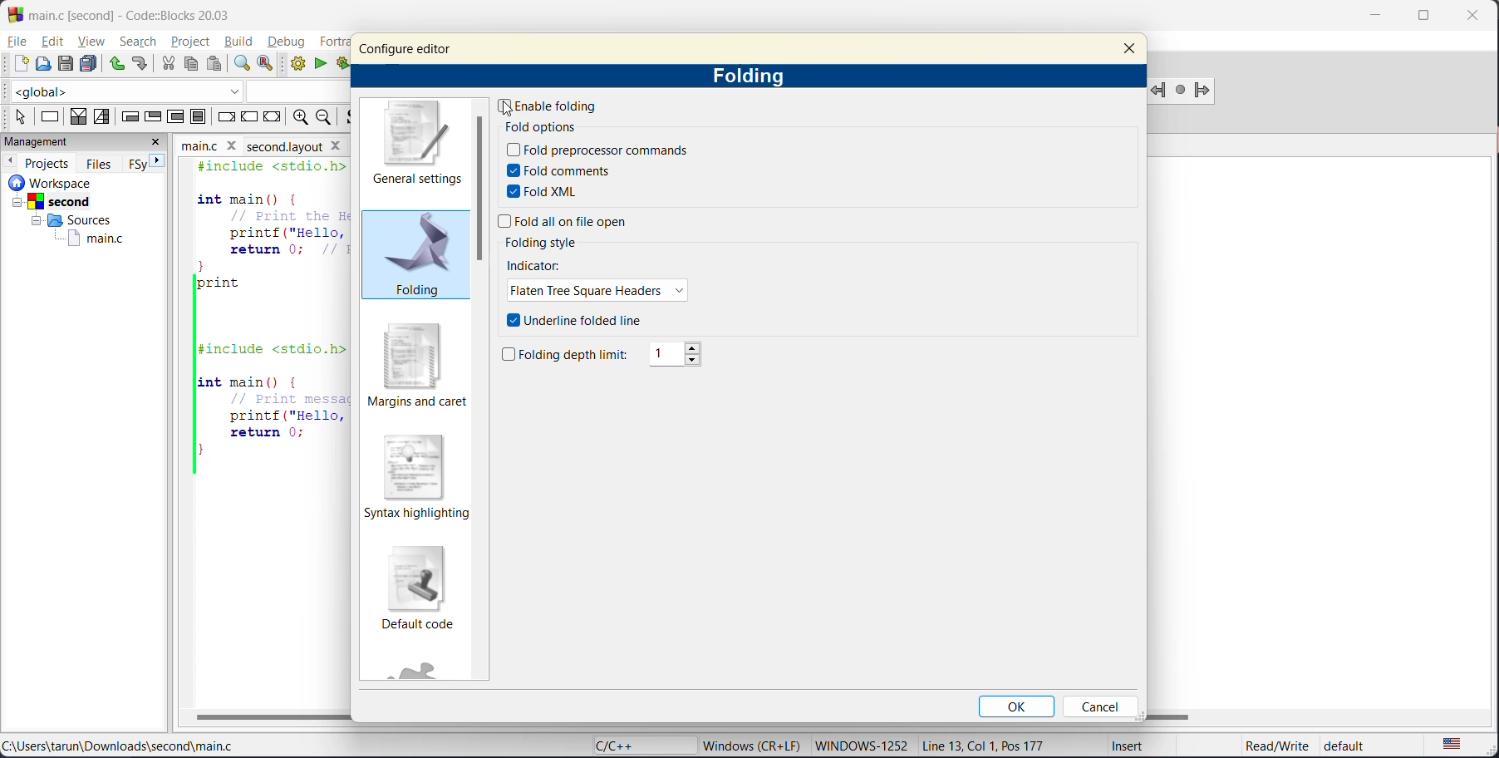  I want to click on indicator, so click(537, 265).